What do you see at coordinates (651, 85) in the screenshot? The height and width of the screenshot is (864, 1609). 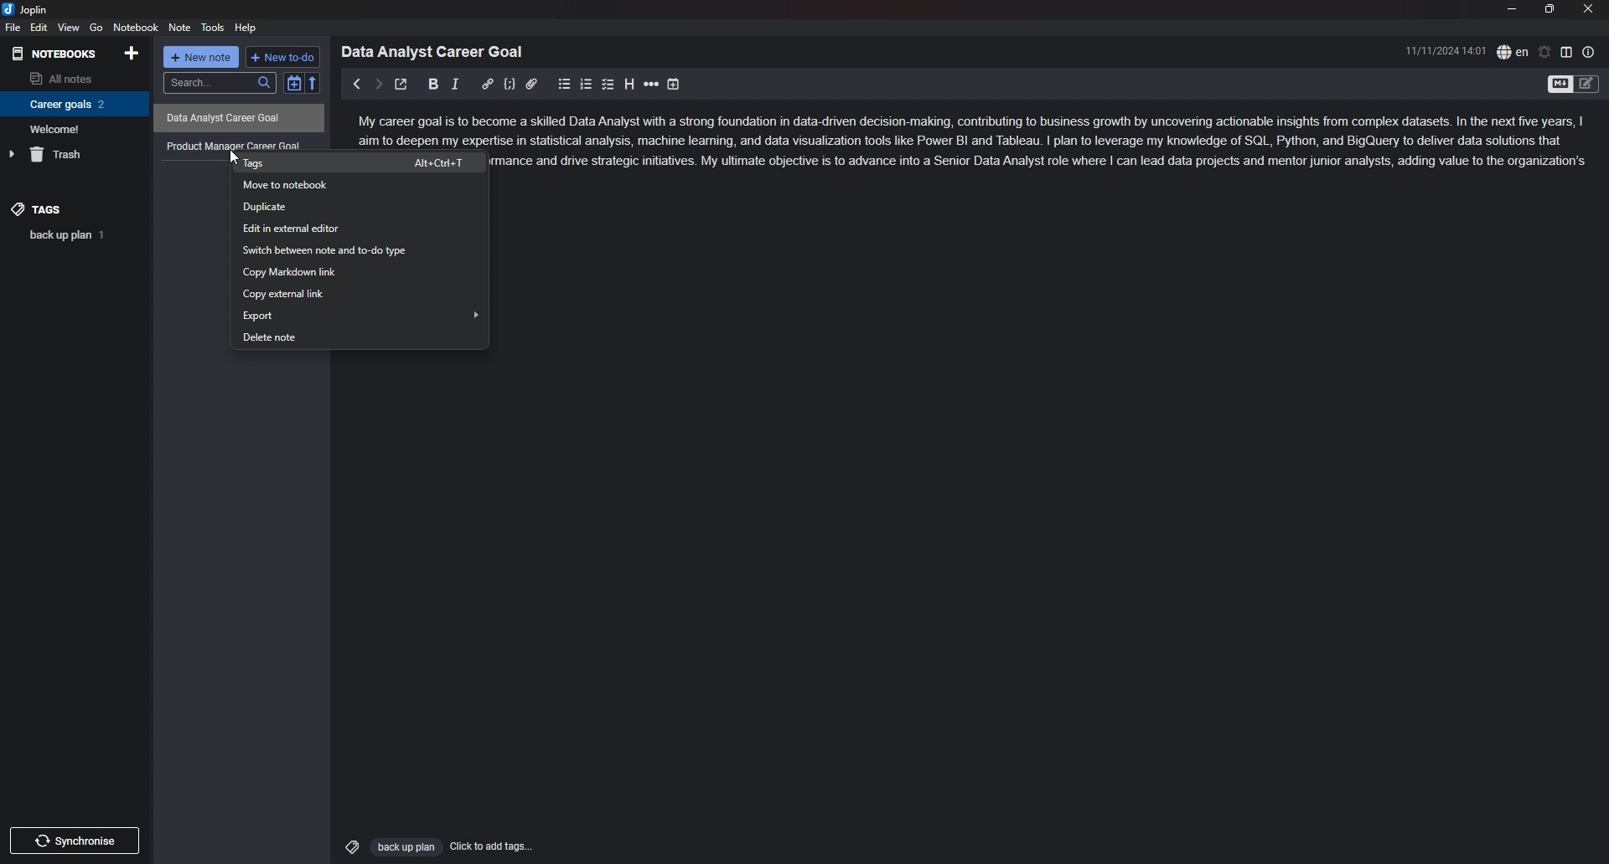 I see `horizontal rule` at bounding box center [651, 85].